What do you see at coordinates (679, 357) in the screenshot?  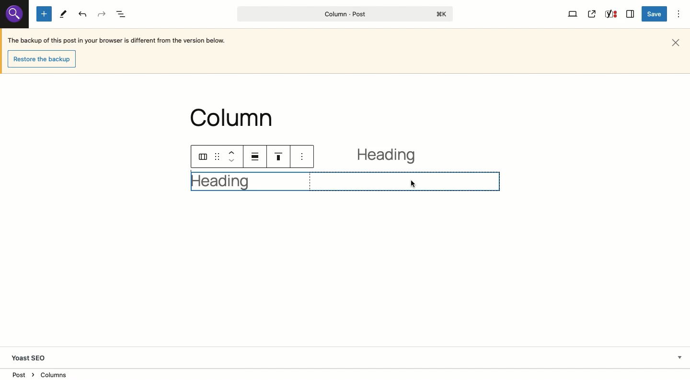 I see `Hide` at bounding box center [679, 357].